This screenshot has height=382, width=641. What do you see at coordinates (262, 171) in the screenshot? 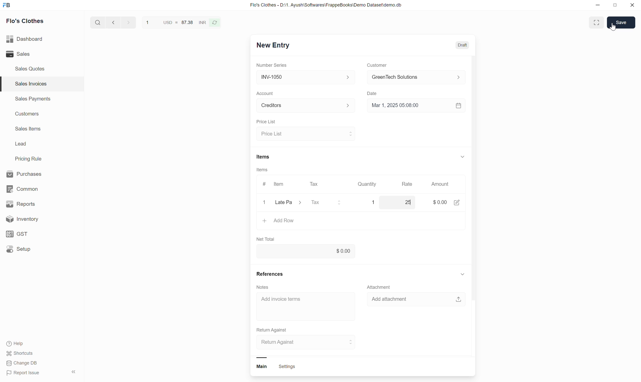
I see `Items` at bounding box center [262, 171].